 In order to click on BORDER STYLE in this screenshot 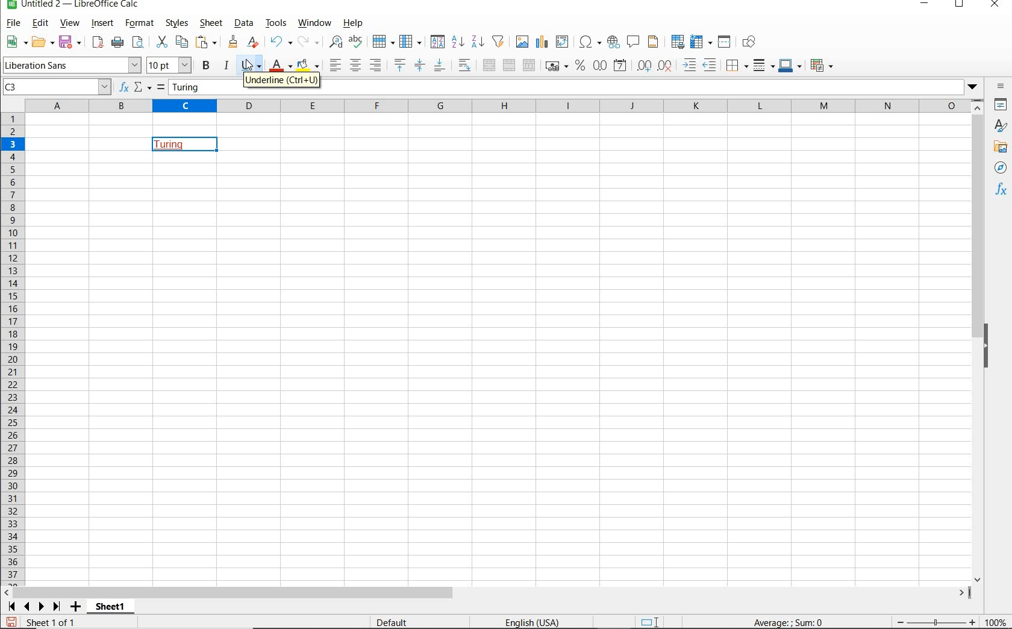, I will do `click(763, 66)`.